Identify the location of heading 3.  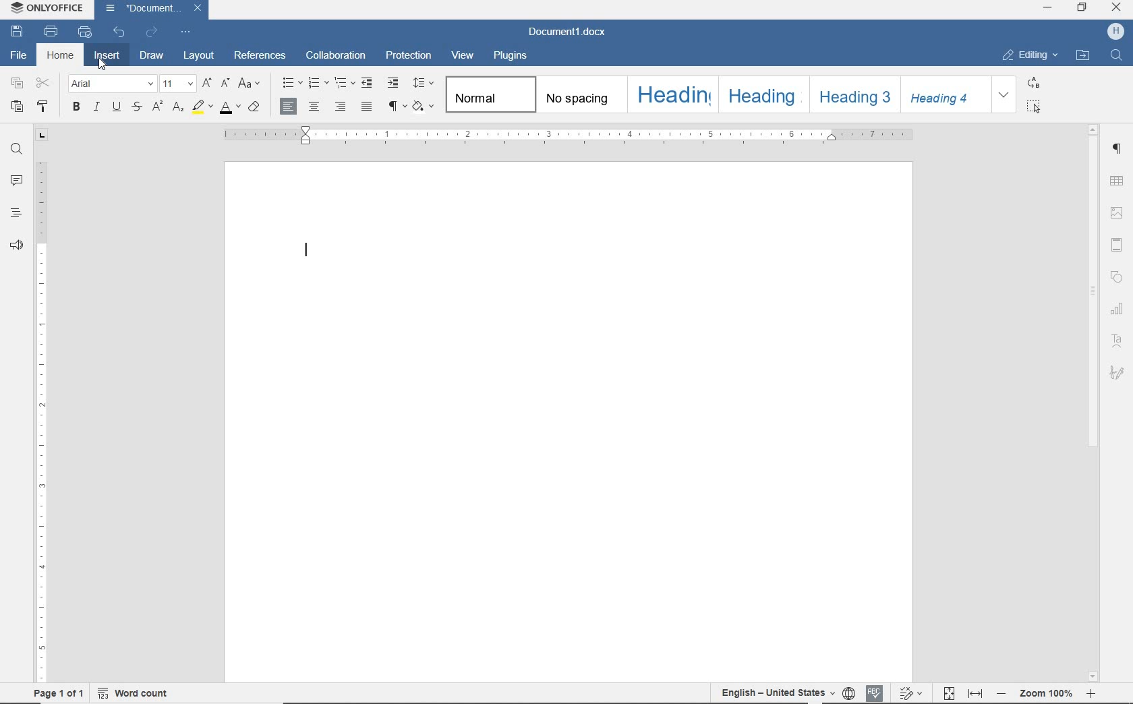
(853, 95).